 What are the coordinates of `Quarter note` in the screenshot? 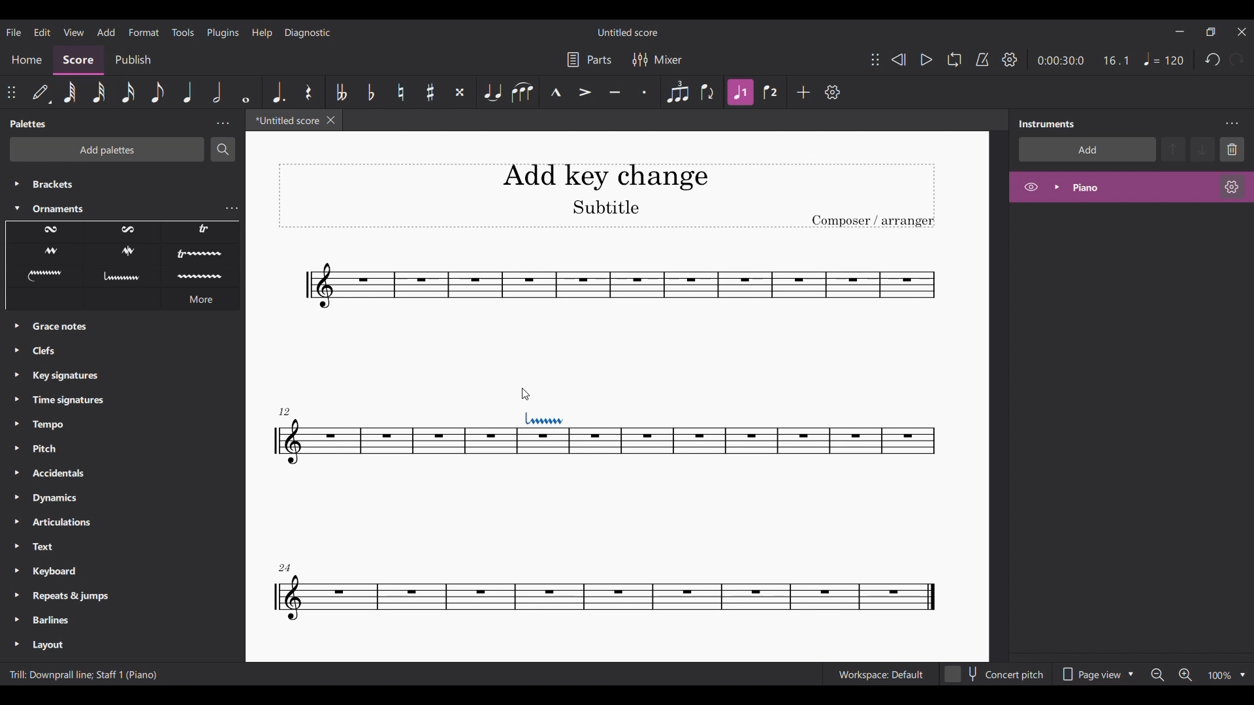 It's located at (1164, 59).